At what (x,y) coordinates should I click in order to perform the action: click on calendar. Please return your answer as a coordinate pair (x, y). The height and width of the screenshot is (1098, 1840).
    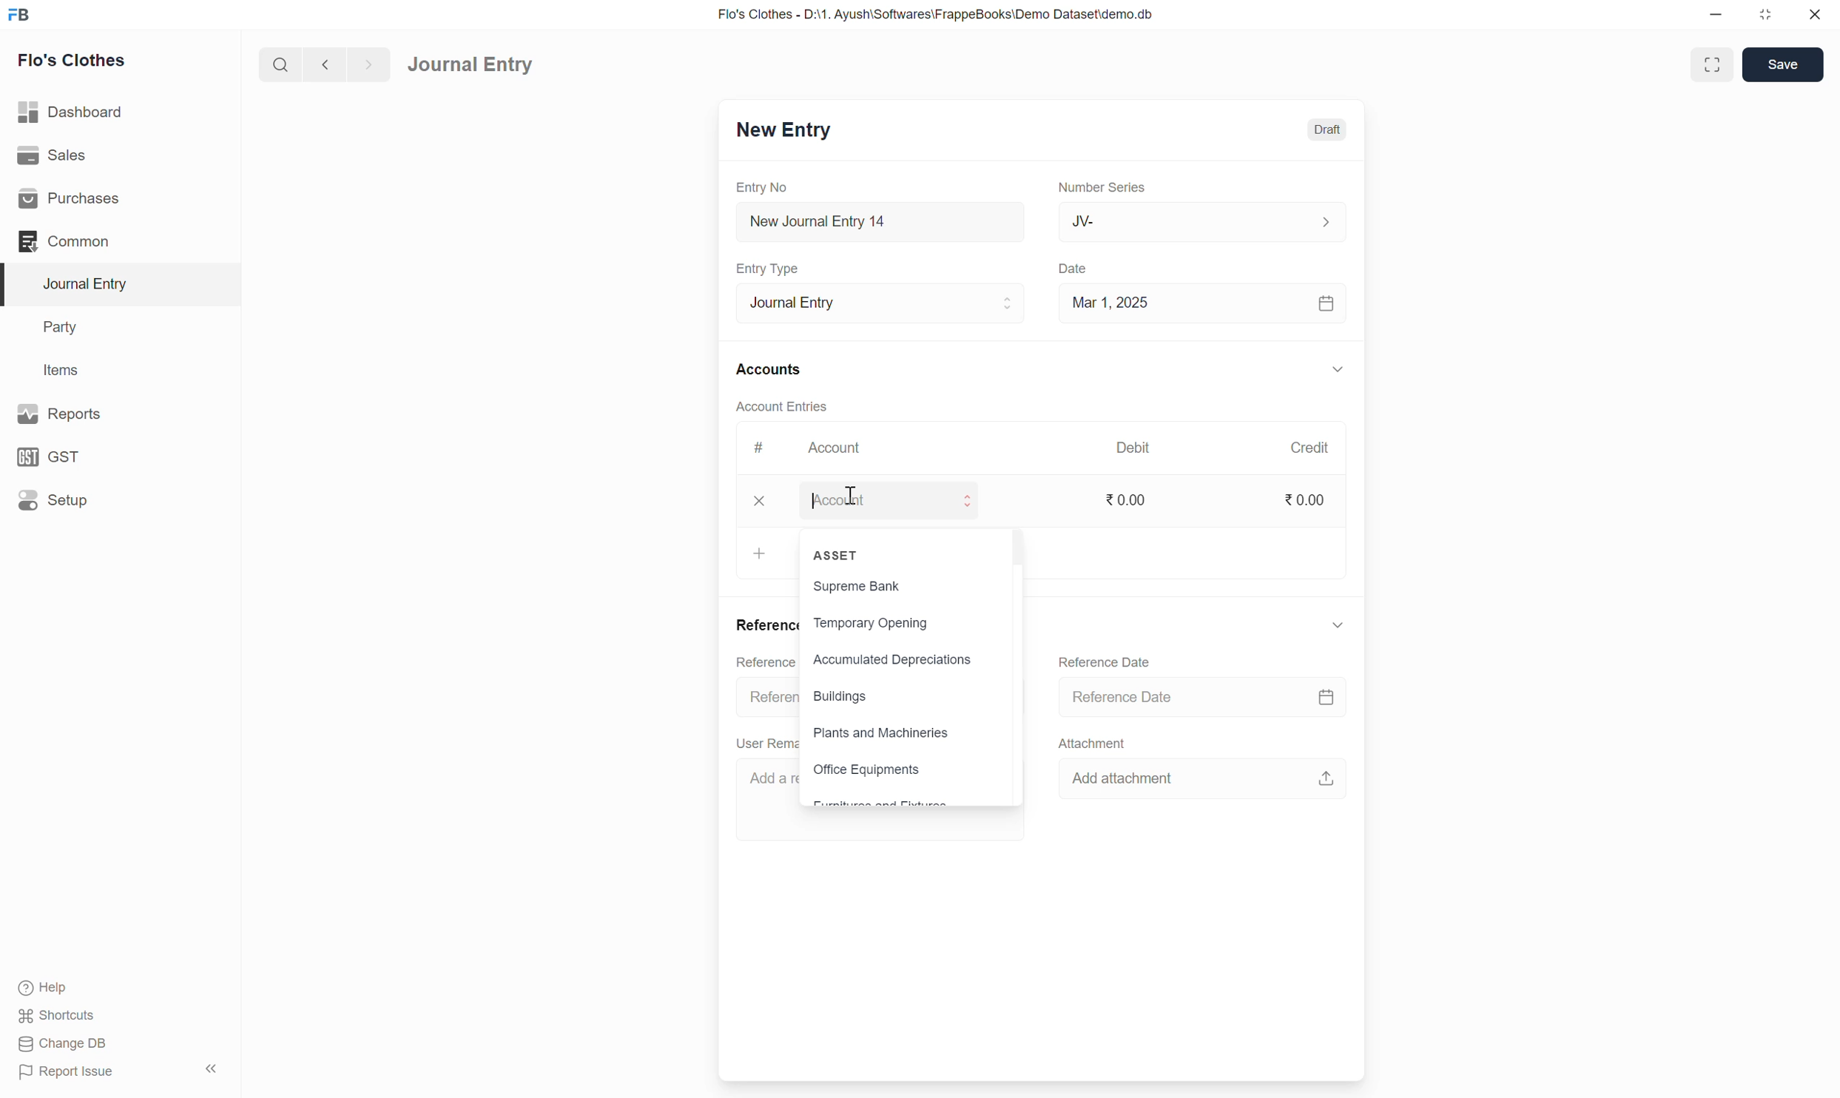
    Looking at the image, I should click on (1327, 697).